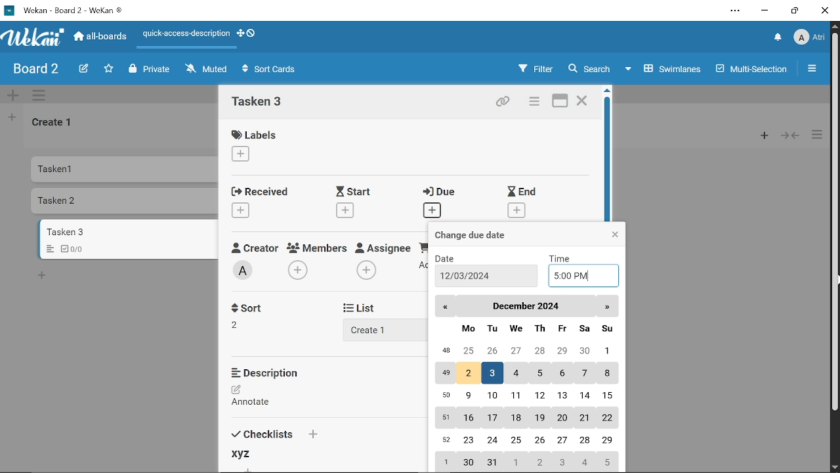  What do you see at coordinates (259, 191) in the screenshot?
I see `Received` at bounding box center [259, 191].